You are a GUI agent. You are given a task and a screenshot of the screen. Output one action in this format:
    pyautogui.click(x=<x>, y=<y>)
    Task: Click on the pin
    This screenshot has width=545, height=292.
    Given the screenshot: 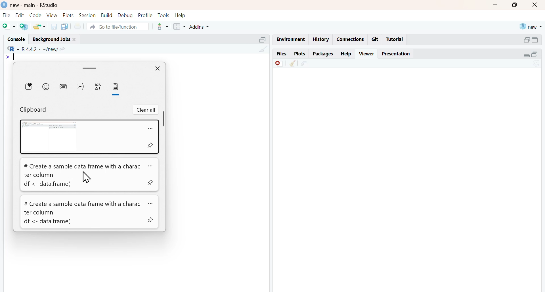 What is the action you would take?
    pyautogui.click(x=150, y=183)
    